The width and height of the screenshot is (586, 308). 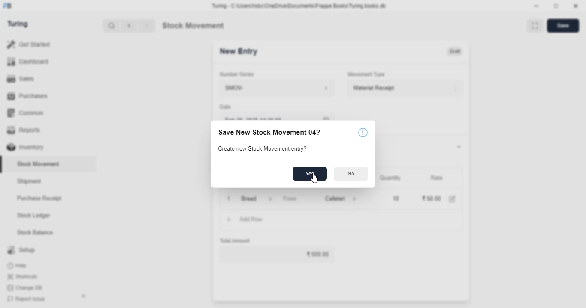 I want to click on FB-logo, so click(x=7, y=6).